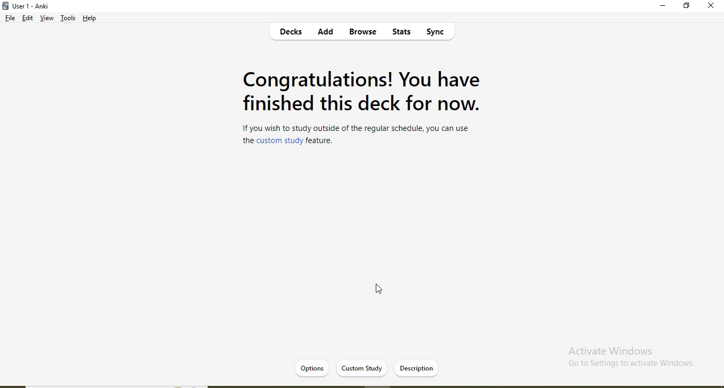  Describe the element at coordinates (383, 291) in the screenshot. I see `cursor` at that location.